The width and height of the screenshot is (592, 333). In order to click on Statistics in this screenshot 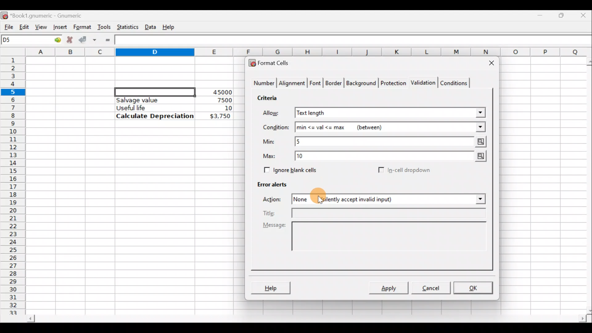, I will do `click(126, 27)`.